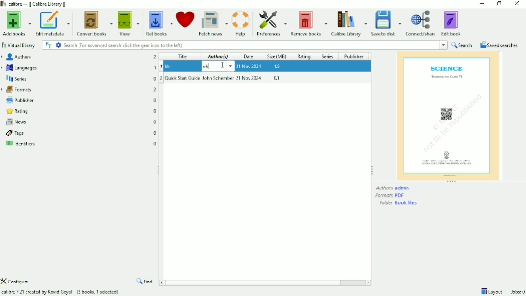 The width and height of the screenshot is (526, 296). I want to click on Remove books, so click(309, 24).